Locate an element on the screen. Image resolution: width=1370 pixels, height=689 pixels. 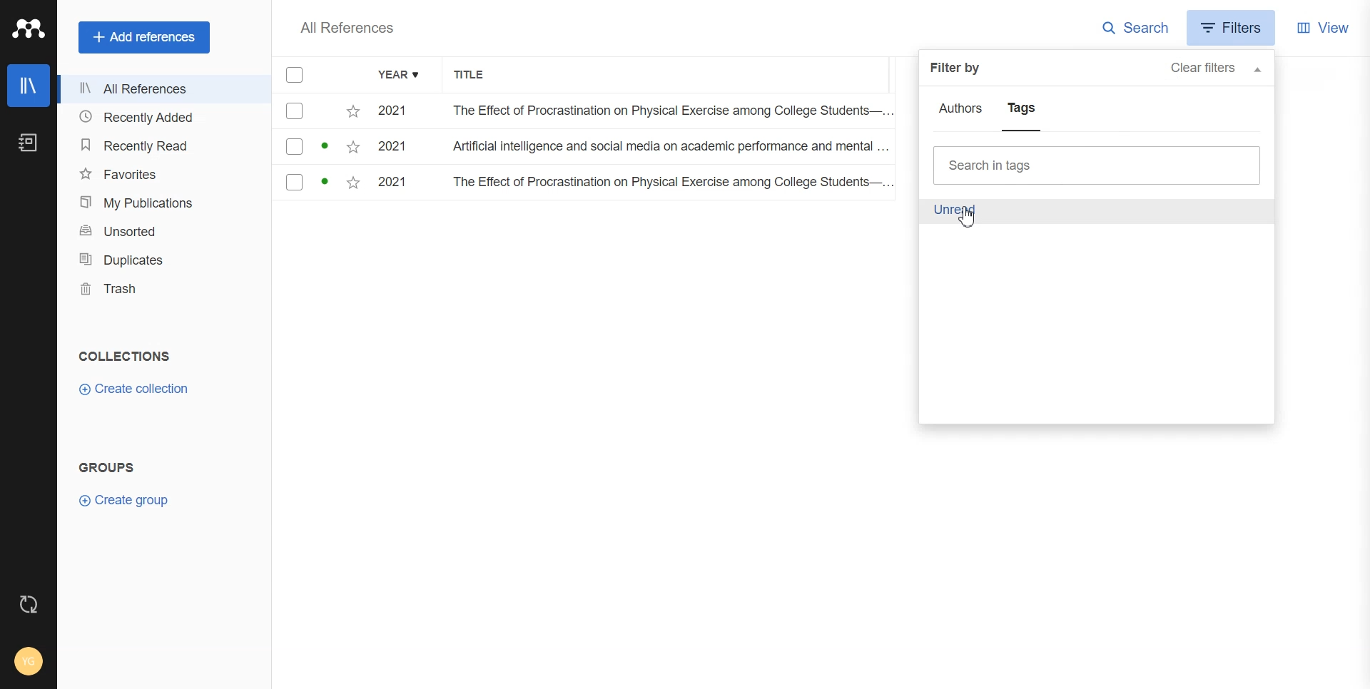
Unsorted is located at coordinates (163, 230).